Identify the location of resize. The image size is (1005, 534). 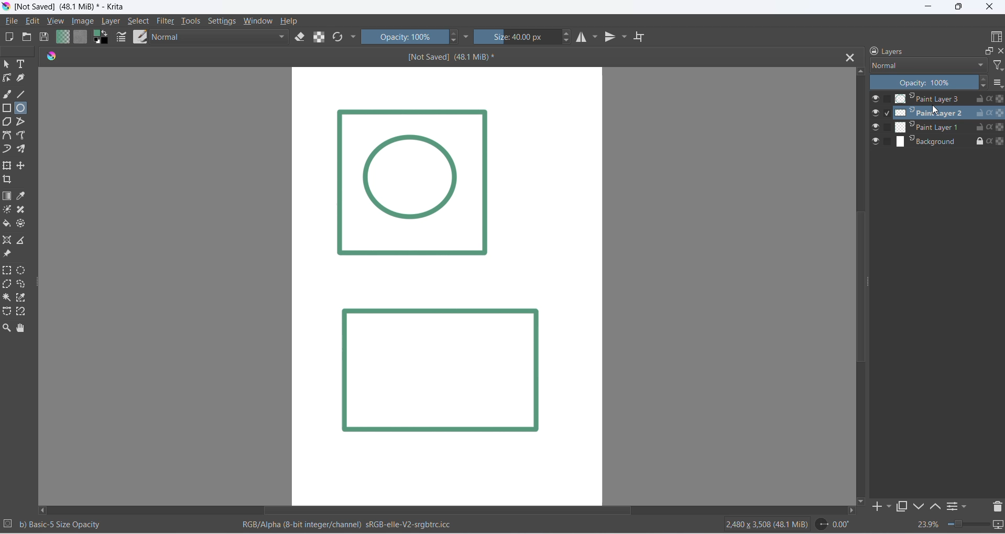
(38, 288).